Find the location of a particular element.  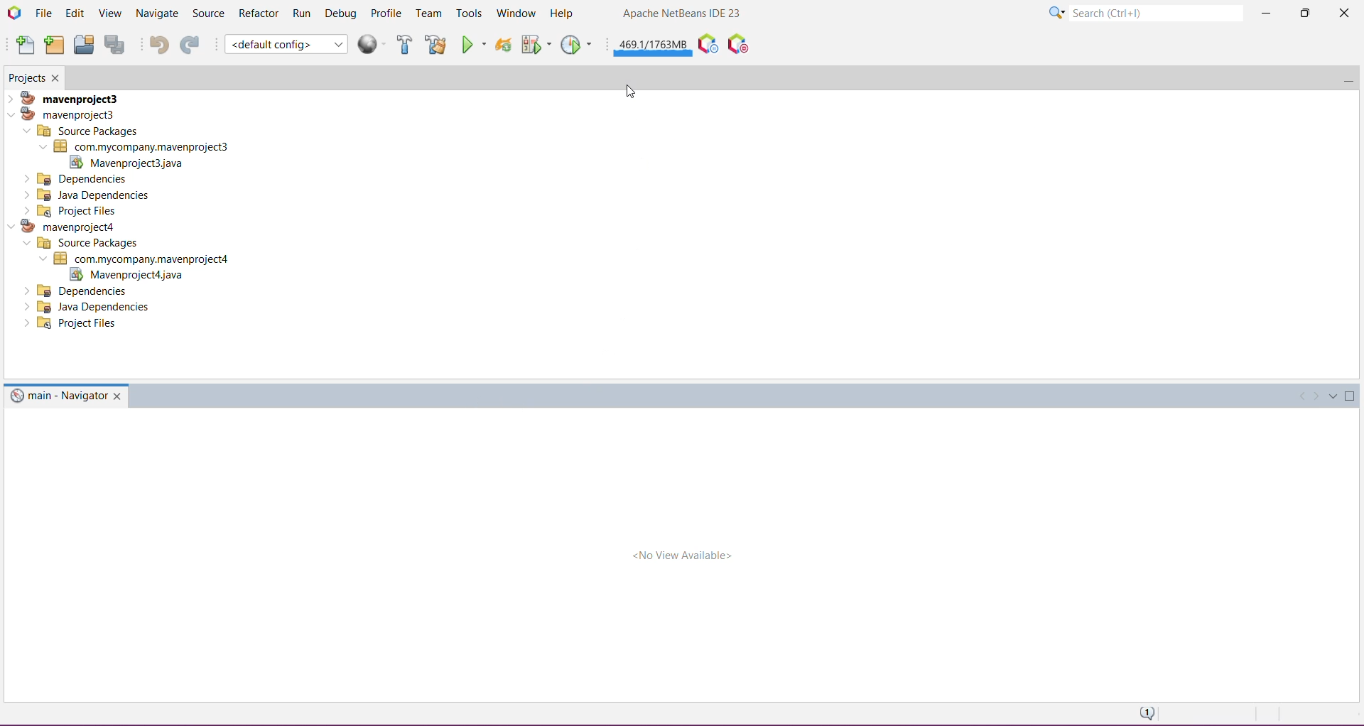

Application Logo is located at coordinates (13, 13).